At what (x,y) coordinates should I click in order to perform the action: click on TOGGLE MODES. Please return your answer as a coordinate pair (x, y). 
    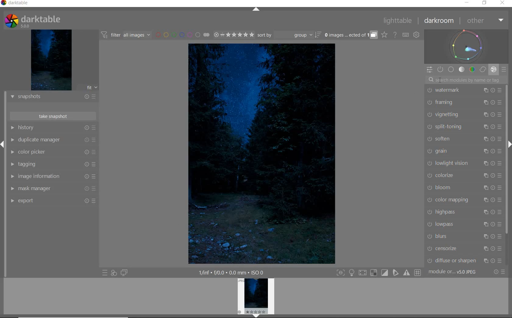
    Looking at the image, I should click on (379, 273).